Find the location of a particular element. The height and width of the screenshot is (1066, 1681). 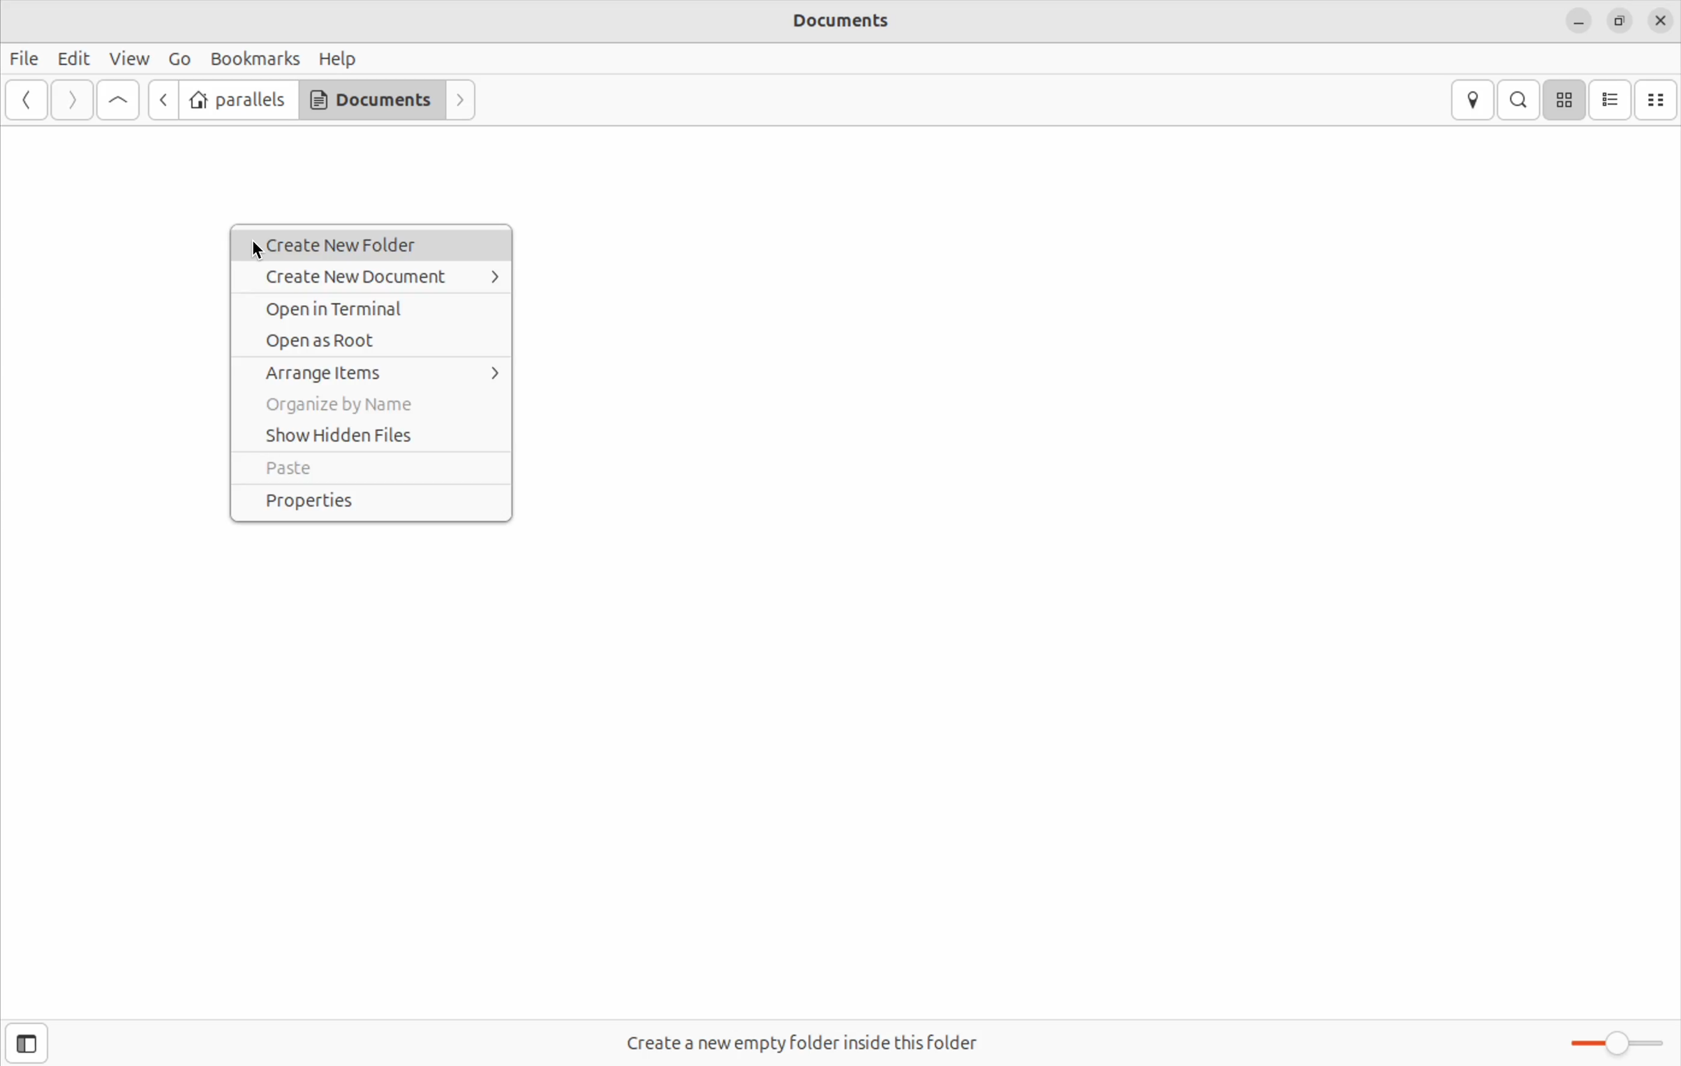

Create New Folder is located at coordinates (368, 244).